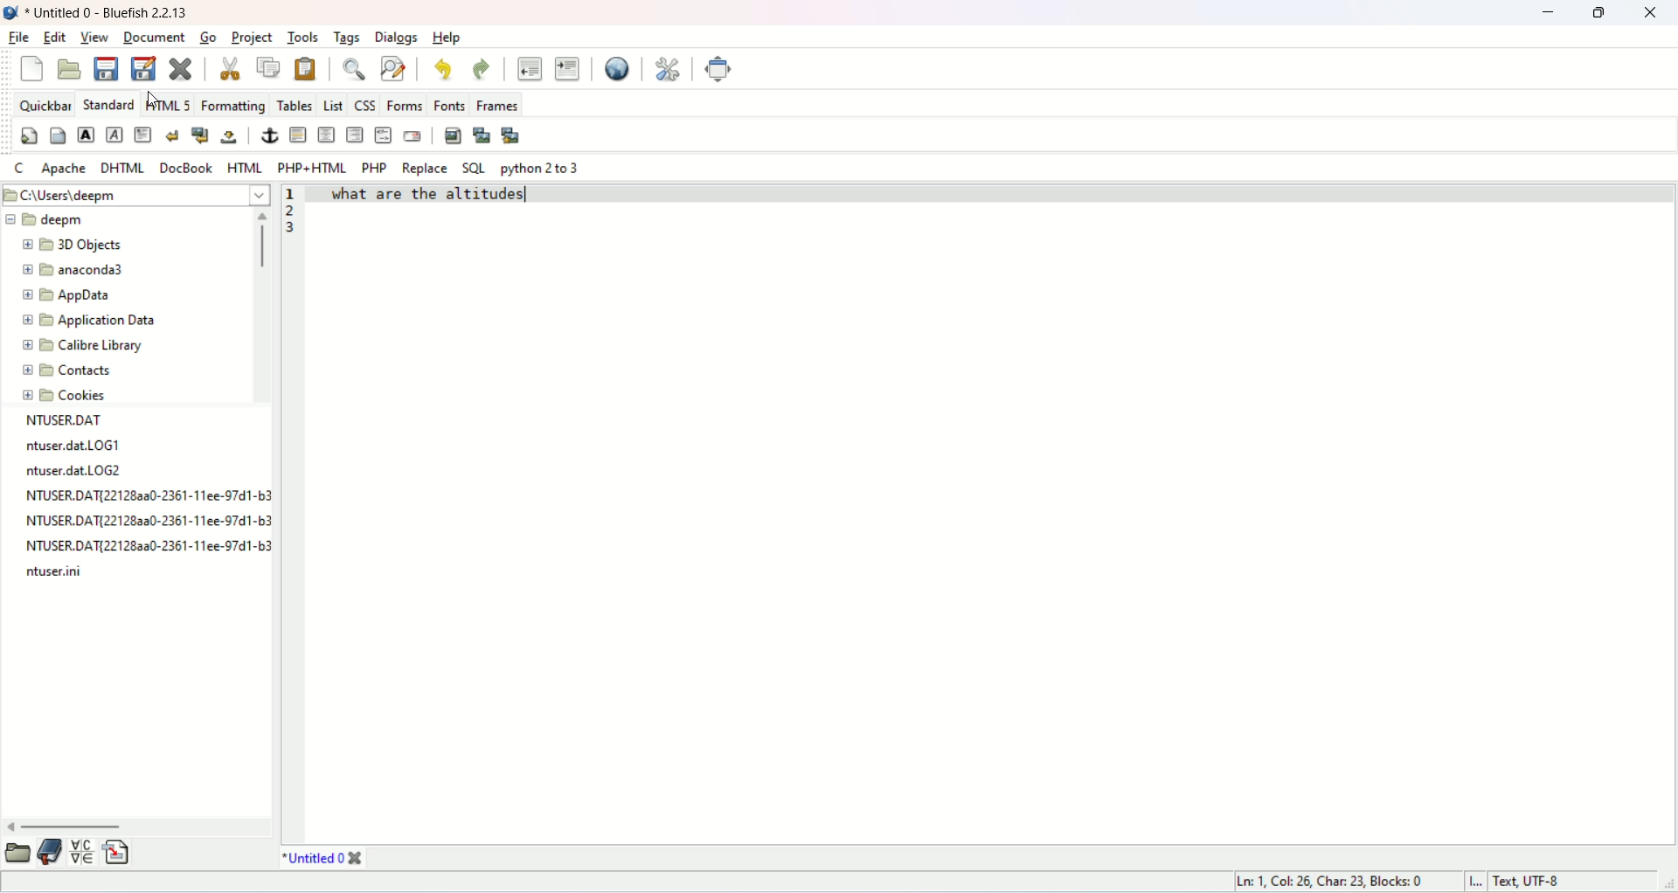 The height and width of the screenshot is (893, 1678). What do you see at coordinates (68, 370) in the screenshot?
I see `contacts` at bounding box center [68, 370].